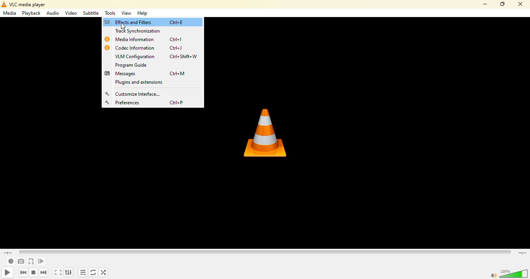 The image size is (530, 279). Describe the element at coordinates (264, 135) in the screenshot. I see `vlc logo` at that location.